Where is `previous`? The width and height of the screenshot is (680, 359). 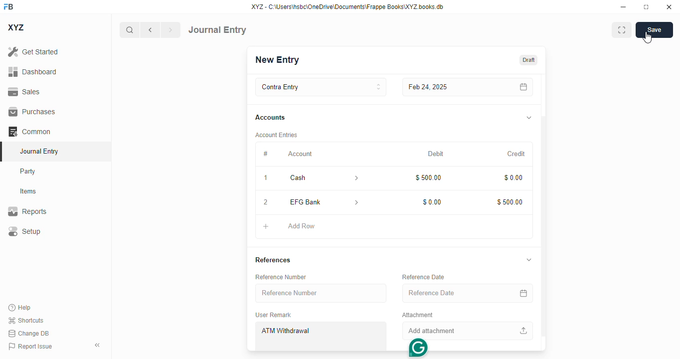
previous is located at coordinates (150, 30).